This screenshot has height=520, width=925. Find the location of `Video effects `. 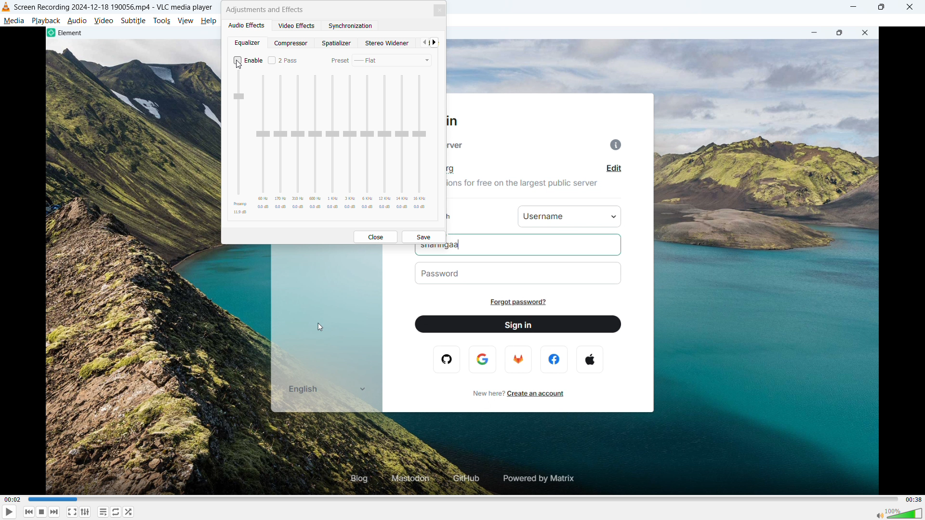

Video effects  is located at coordinates (297, 25).